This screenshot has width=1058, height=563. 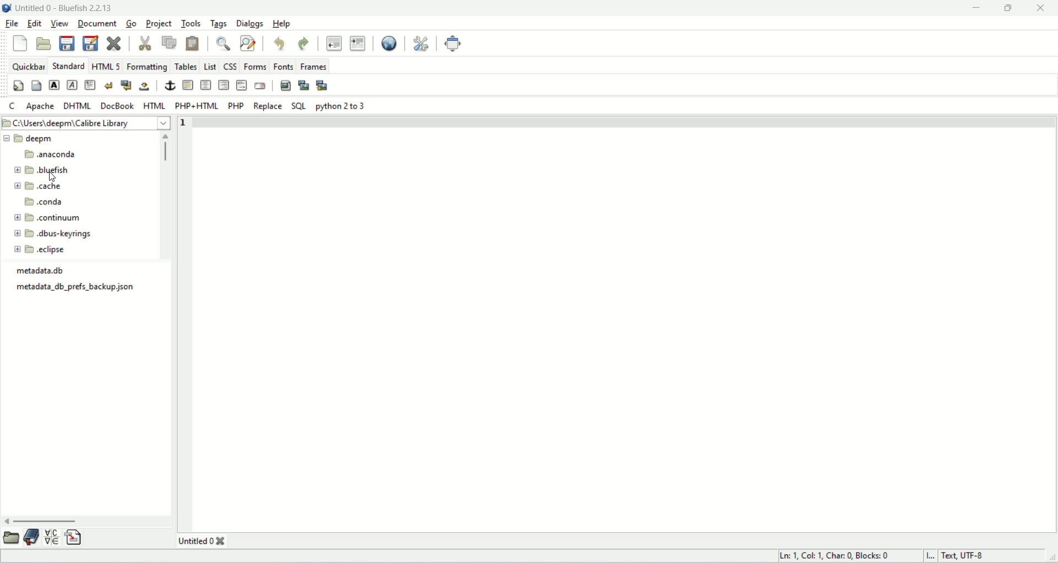 What do you see at coordinates (47, 218) in the screenshot?
I see `continuum` at bounding box center [47, 218].